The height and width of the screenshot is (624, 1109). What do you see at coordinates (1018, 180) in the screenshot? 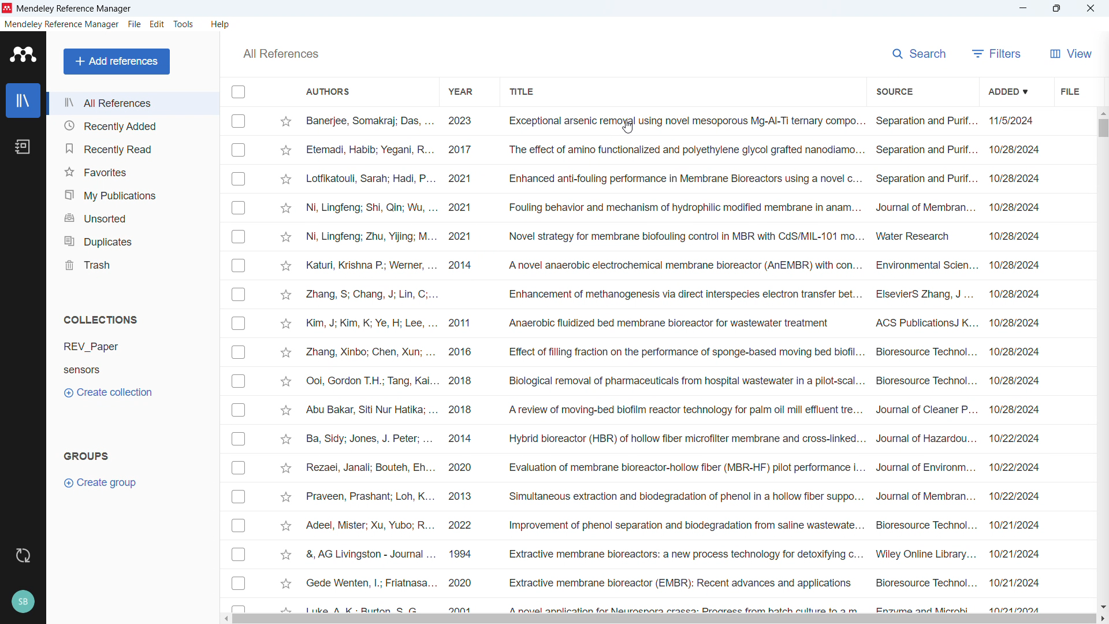
I see `10/28/2024` at bounding box center [1018, 180].